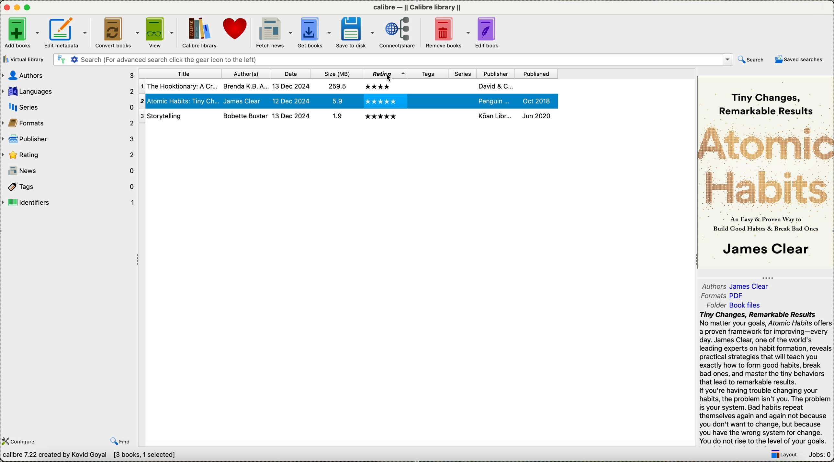  I want to click on donate, so click(235, 29).